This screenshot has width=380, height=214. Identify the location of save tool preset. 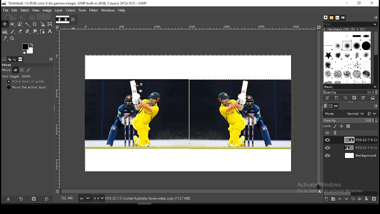
(9, 199).